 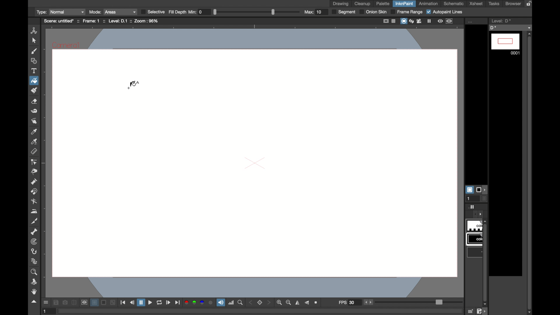 I want to click on drag handle, so click(x=35, y=302).